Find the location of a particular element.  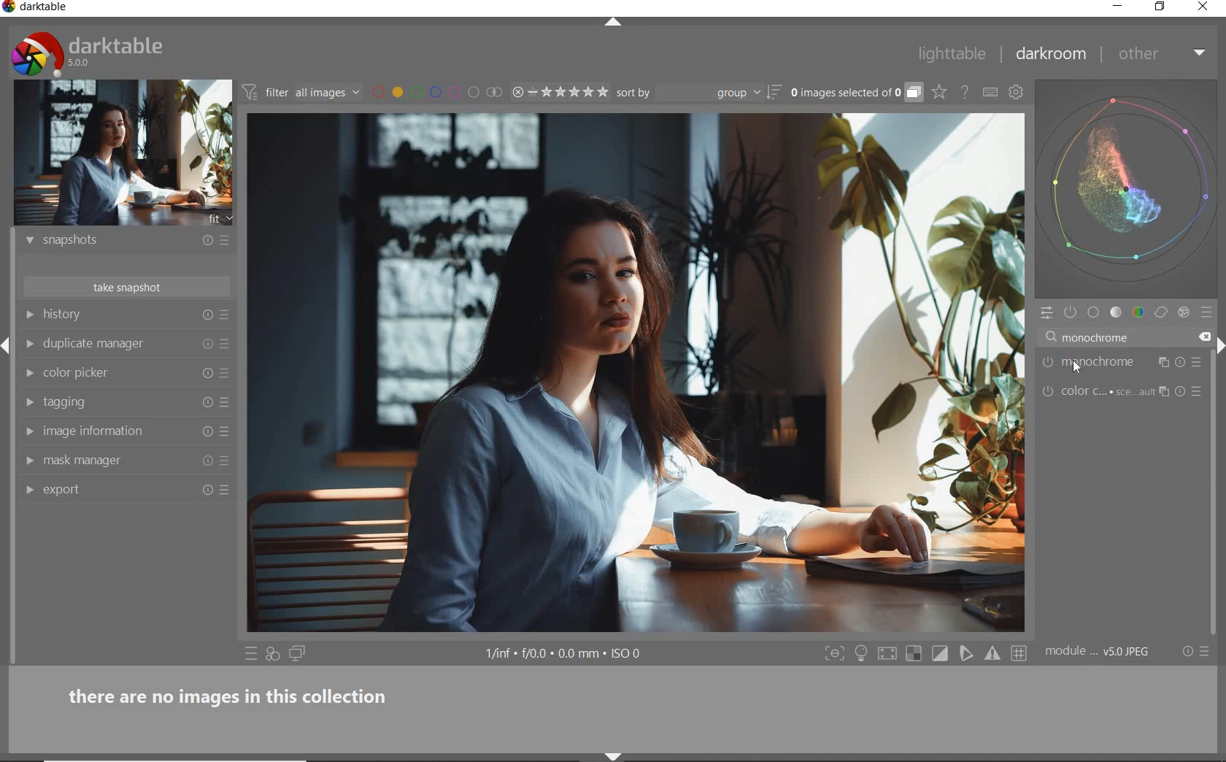

scrollbar is located at coordinates (1216, 433).